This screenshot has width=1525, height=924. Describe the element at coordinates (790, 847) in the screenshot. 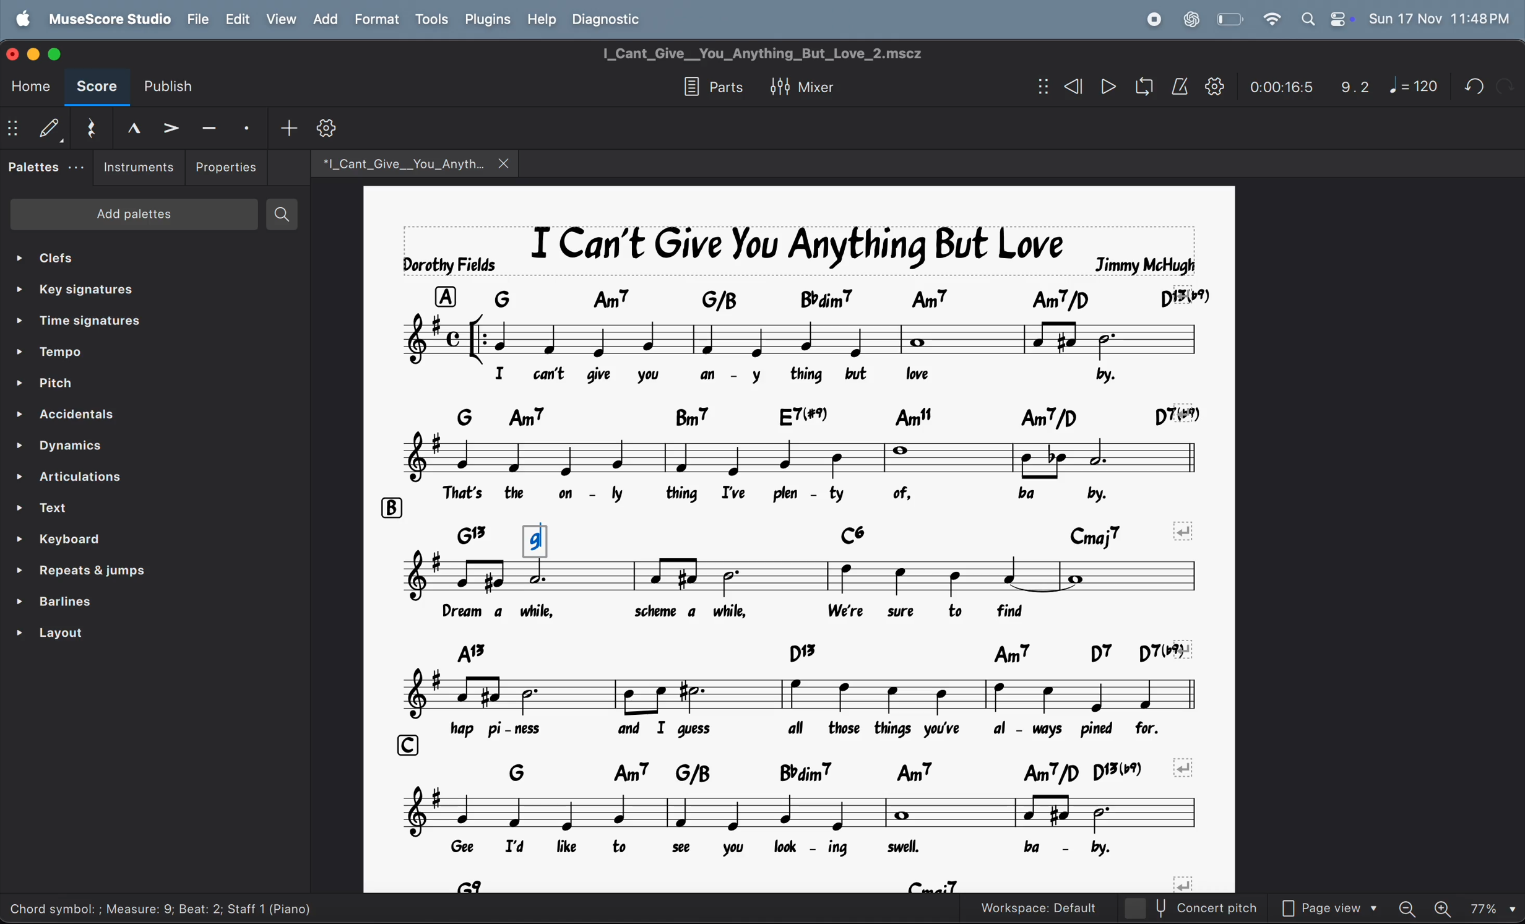

I see `lyrics` at that location.